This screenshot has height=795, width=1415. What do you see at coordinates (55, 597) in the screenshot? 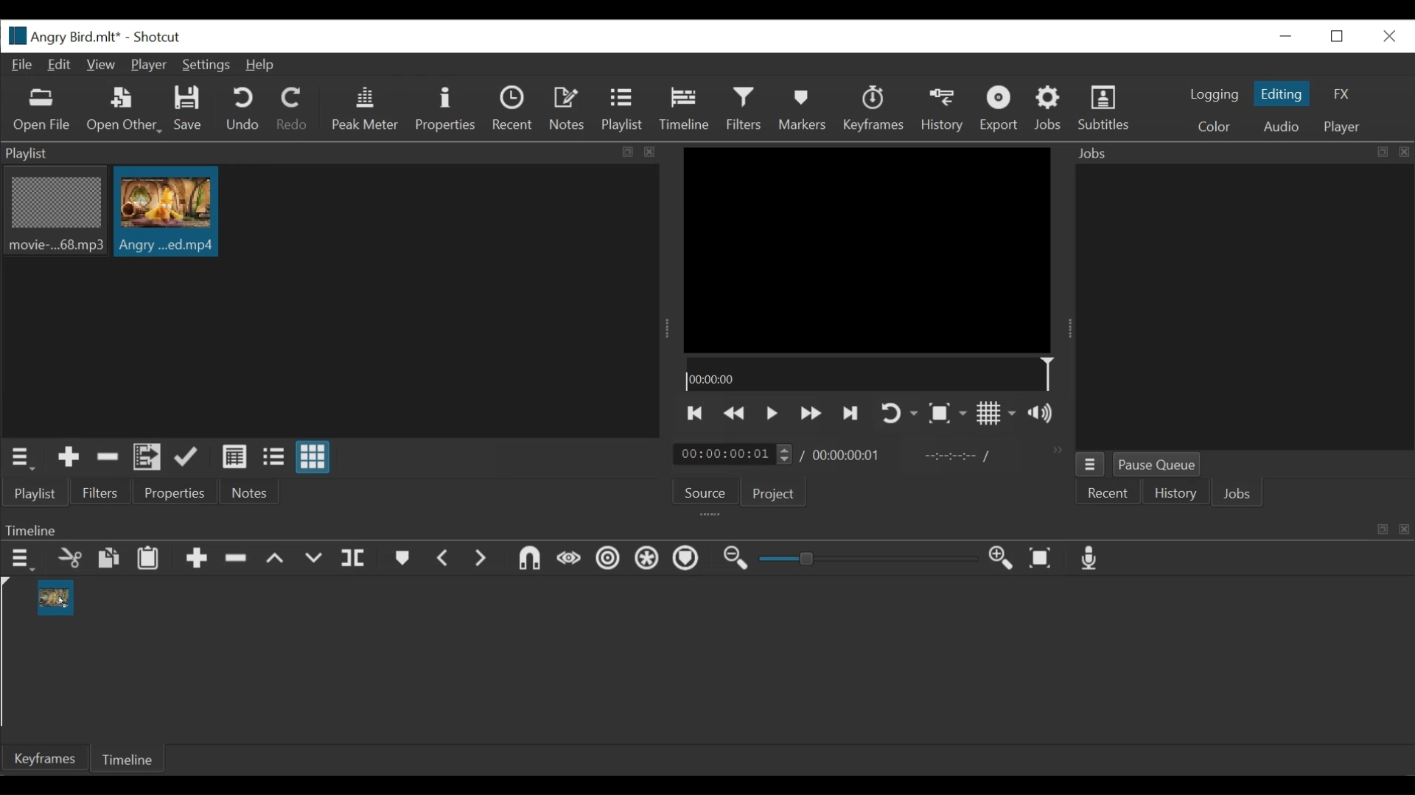
I see `Clip` at bounding box center [55, 597].